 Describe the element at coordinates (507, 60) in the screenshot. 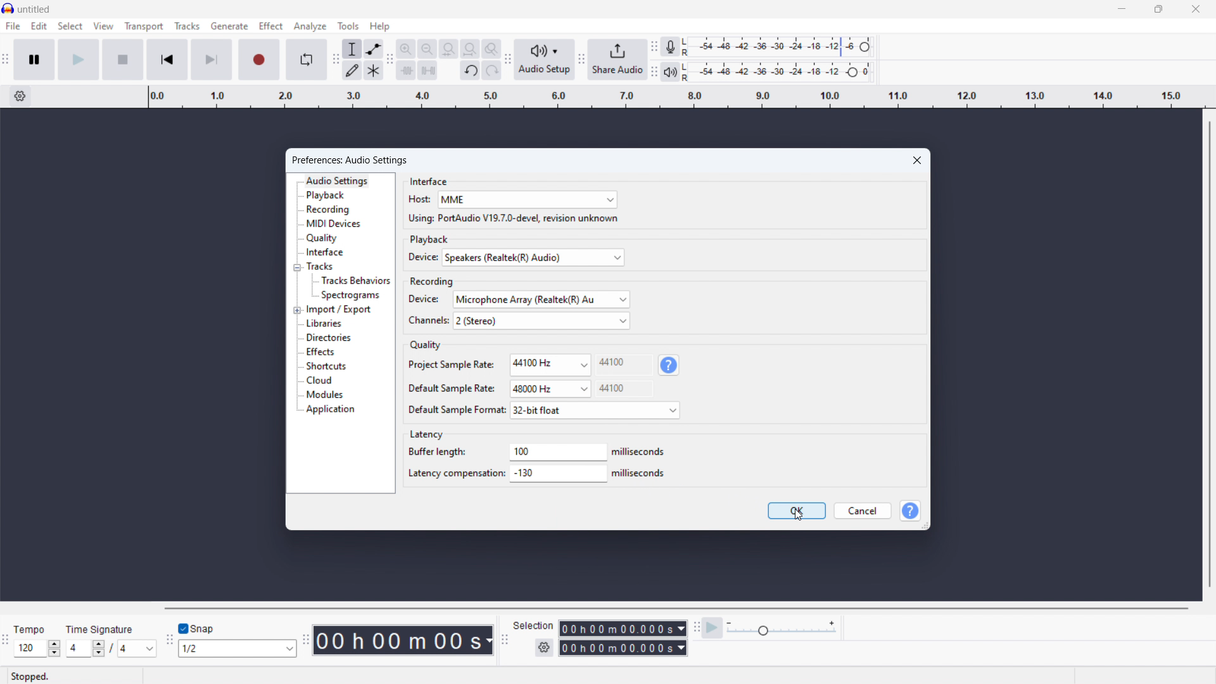

I see `audio setup toolbar` at that location.